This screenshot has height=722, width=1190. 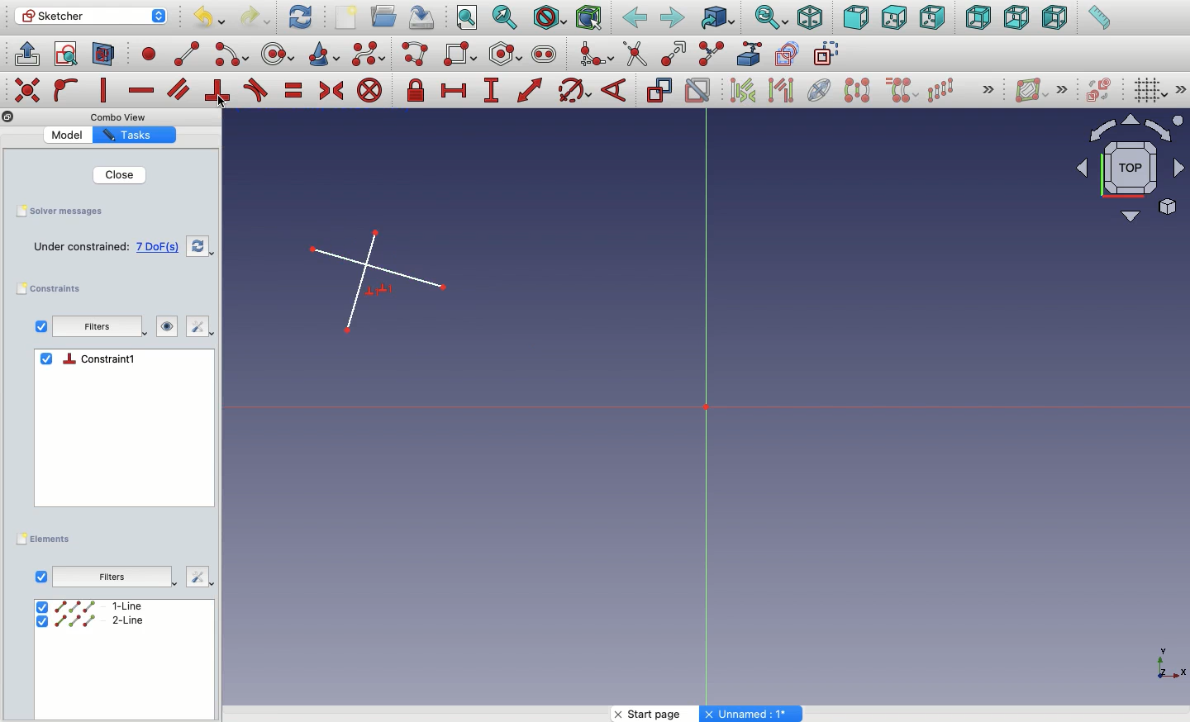 I want to click on Leave sketch, so click(x=26, y=53).